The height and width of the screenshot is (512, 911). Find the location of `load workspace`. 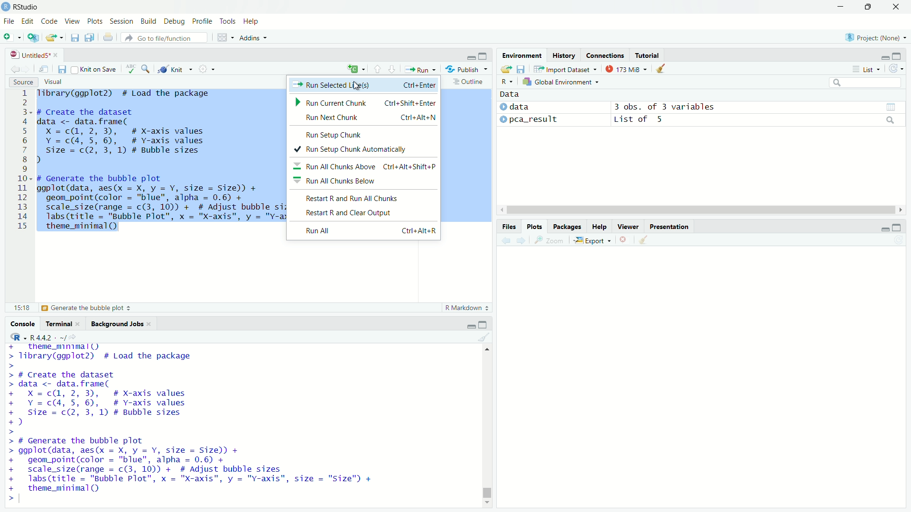

load workspace is located at coordinates (506, 70).